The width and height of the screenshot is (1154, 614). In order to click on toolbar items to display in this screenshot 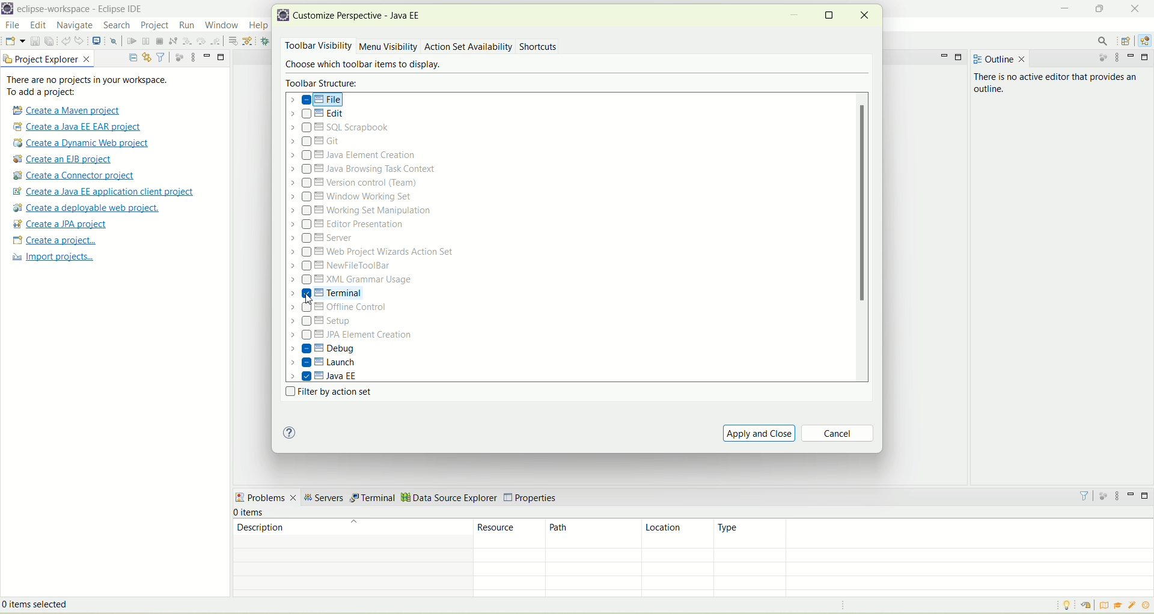, I will do `click(360, 65)`.